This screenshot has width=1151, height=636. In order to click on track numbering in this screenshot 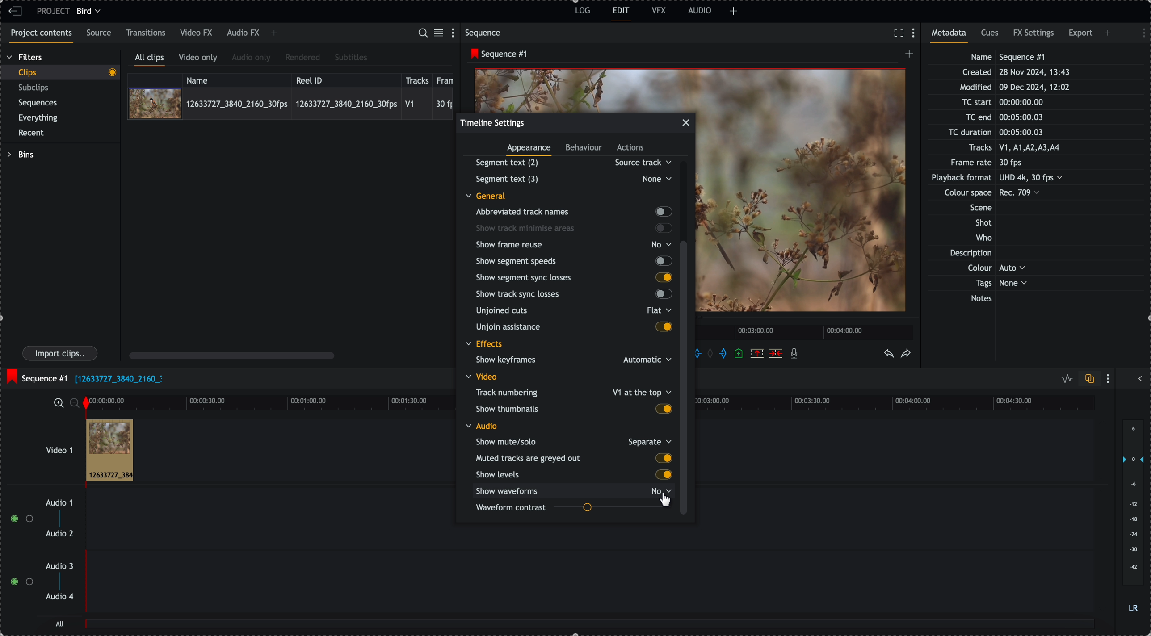, I will do `click(572, 392)`.